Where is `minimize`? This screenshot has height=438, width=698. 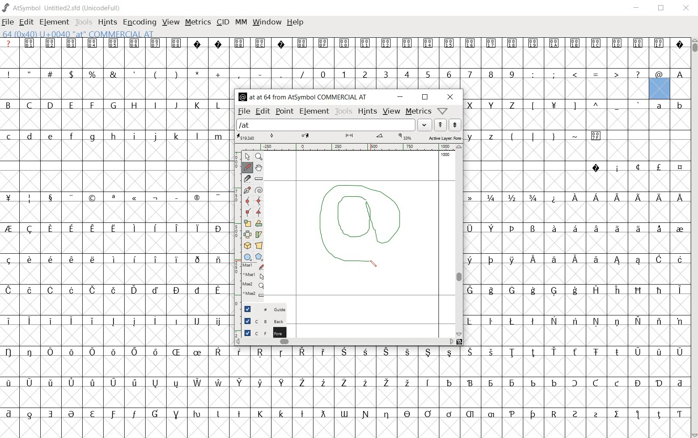
minimize is located at coordinates (400, 97).